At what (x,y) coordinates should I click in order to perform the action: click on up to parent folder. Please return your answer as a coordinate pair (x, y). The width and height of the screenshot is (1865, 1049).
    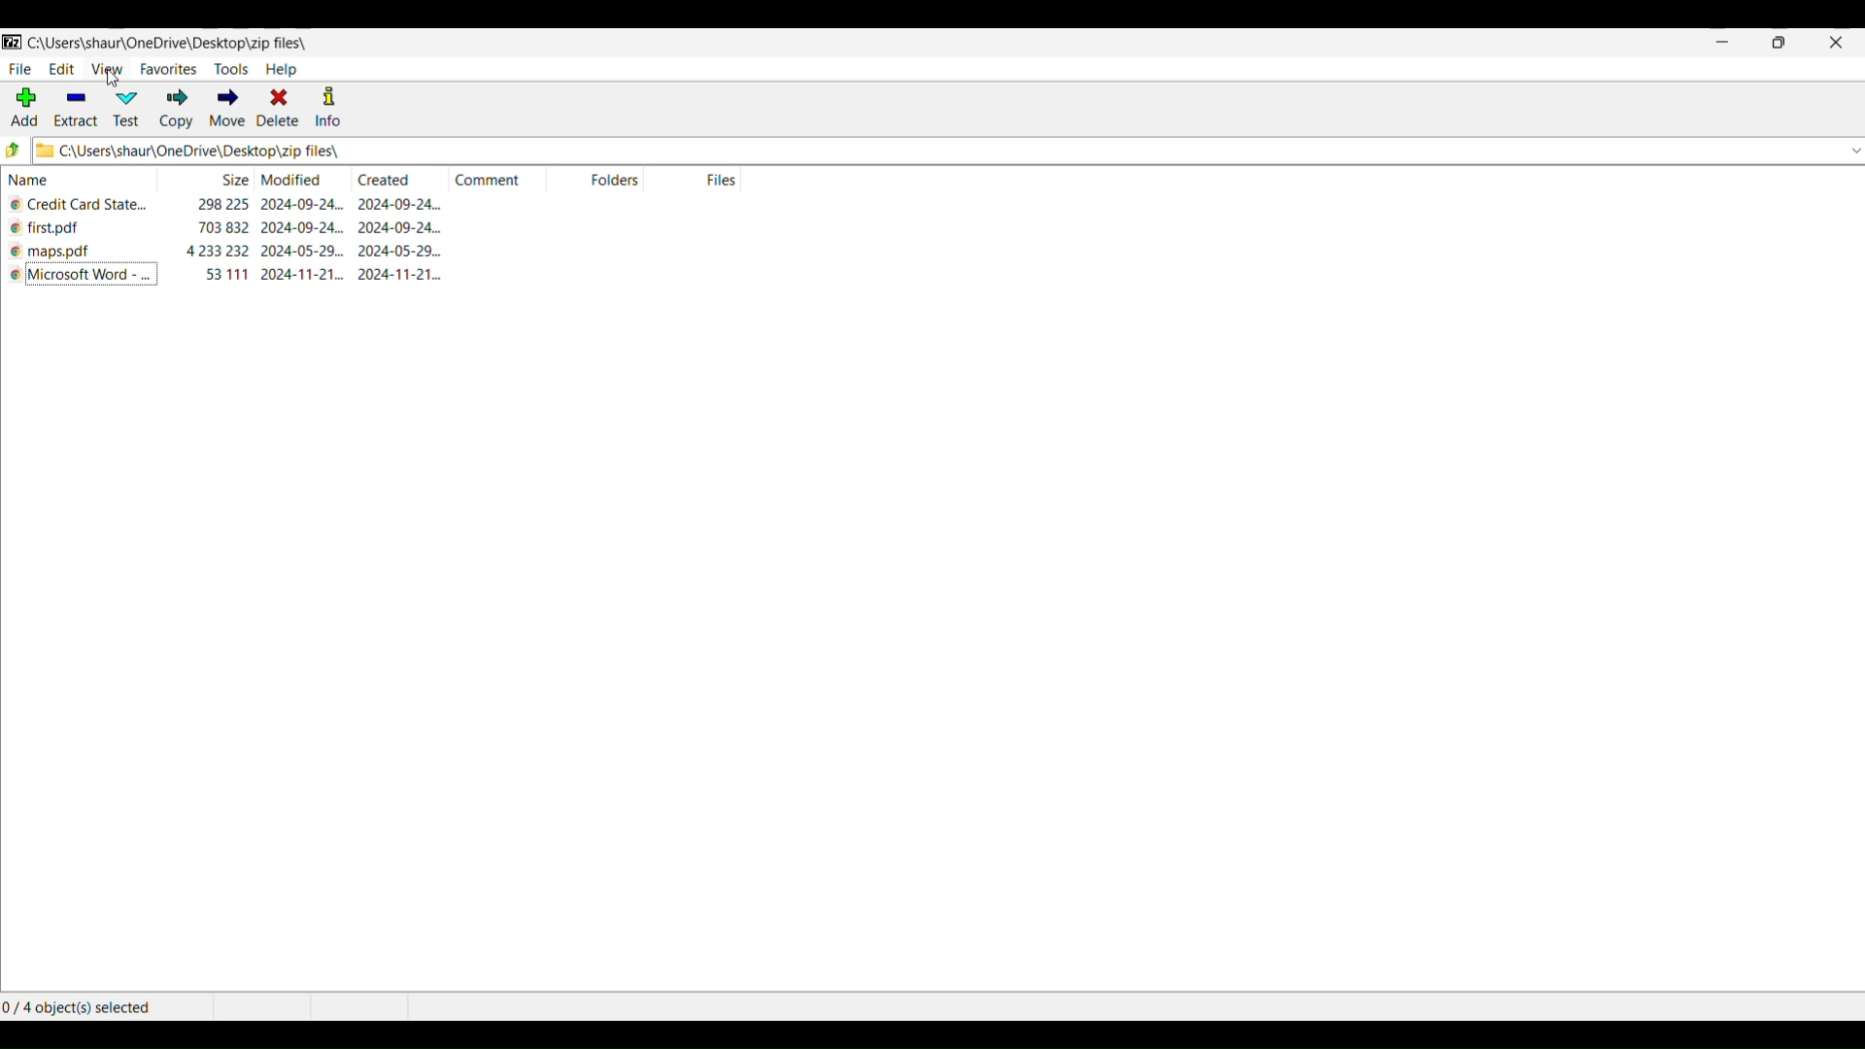
    Looking at the image, I should click on (13, 150).